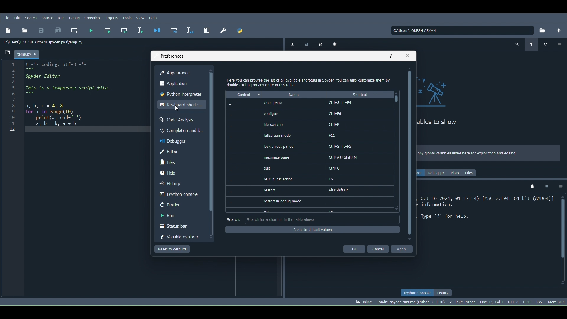 The width and height of the screenshot is (567, 319). I want to click on Run, so click(177, 216).